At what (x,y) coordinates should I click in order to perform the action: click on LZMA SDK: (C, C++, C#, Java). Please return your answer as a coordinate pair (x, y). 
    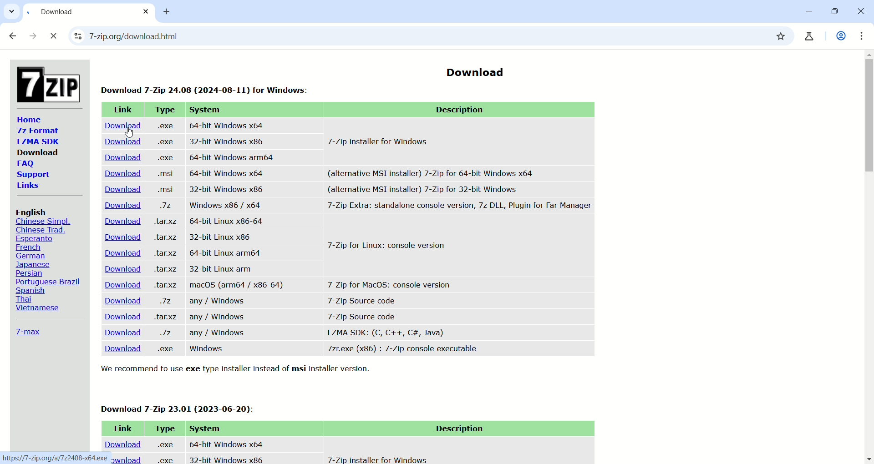
    Looking at the image, I should click on (385, 333).